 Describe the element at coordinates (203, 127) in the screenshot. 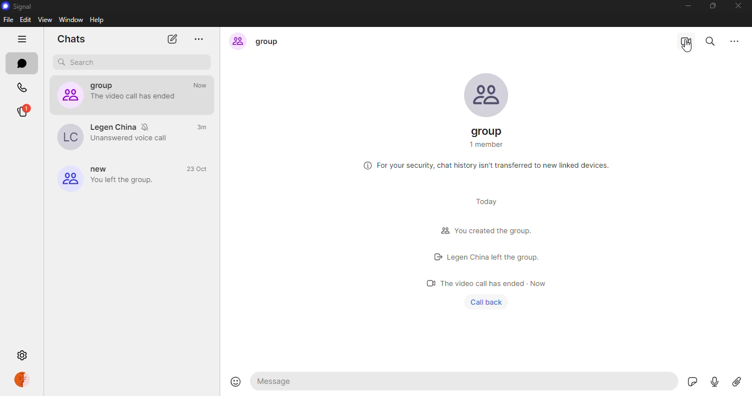

I see `time` at that location.